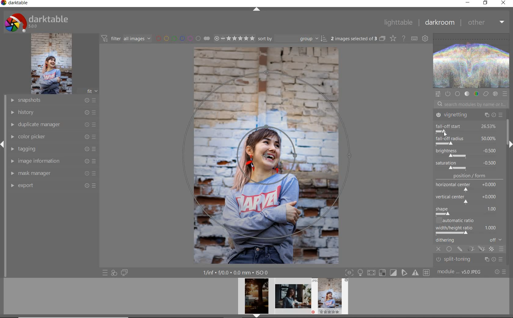  Describe the element at coordinates (51, 148) in the screenshot. I see `tagging` at that location.